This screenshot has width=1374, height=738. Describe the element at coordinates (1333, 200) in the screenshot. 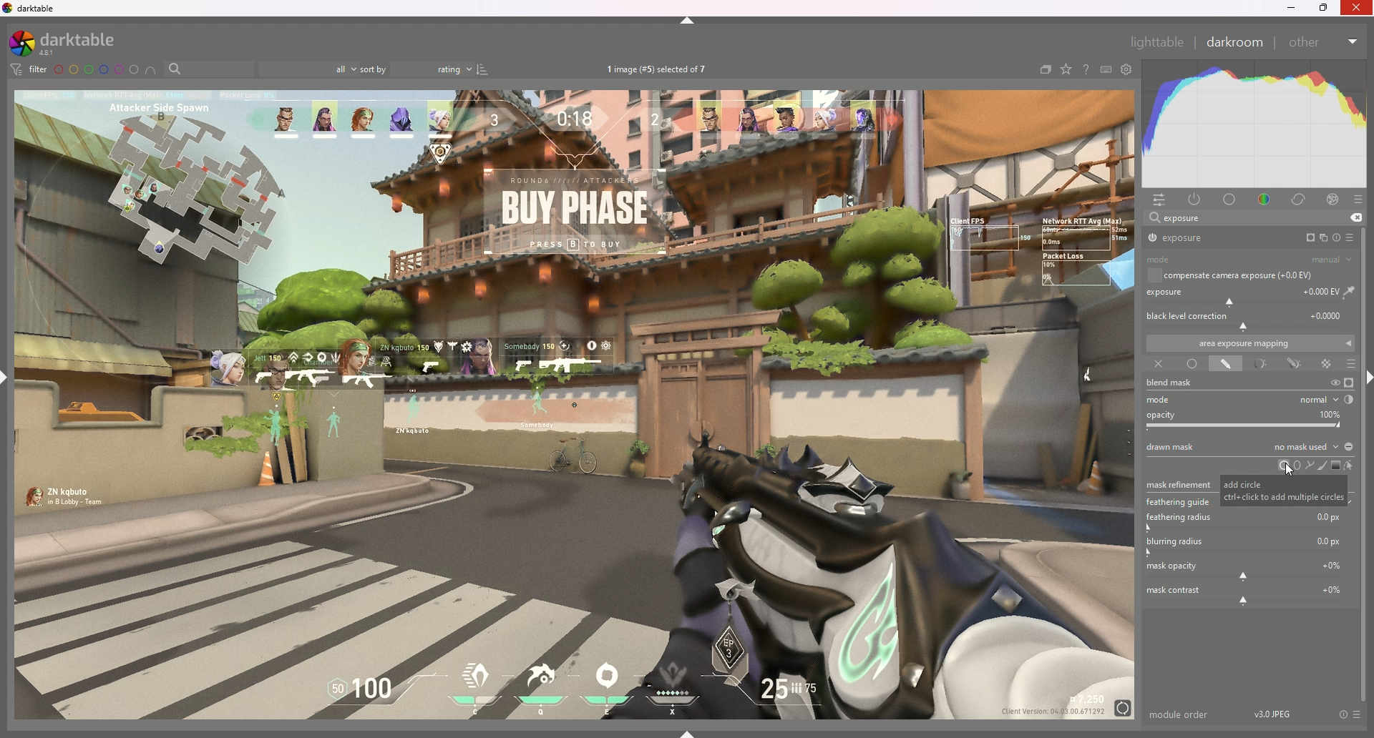

I see `effect` at that location.